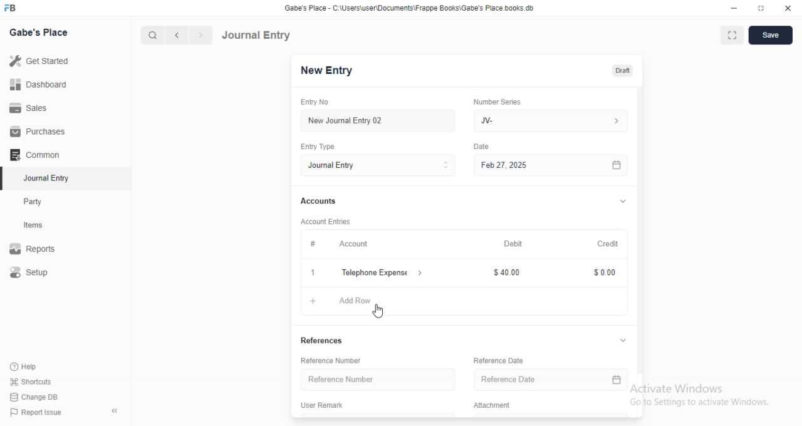 This screenshot has height=426, width=802. Describe the element at coordinates (34, 226) in the screenshot. I see `Items` at that location.